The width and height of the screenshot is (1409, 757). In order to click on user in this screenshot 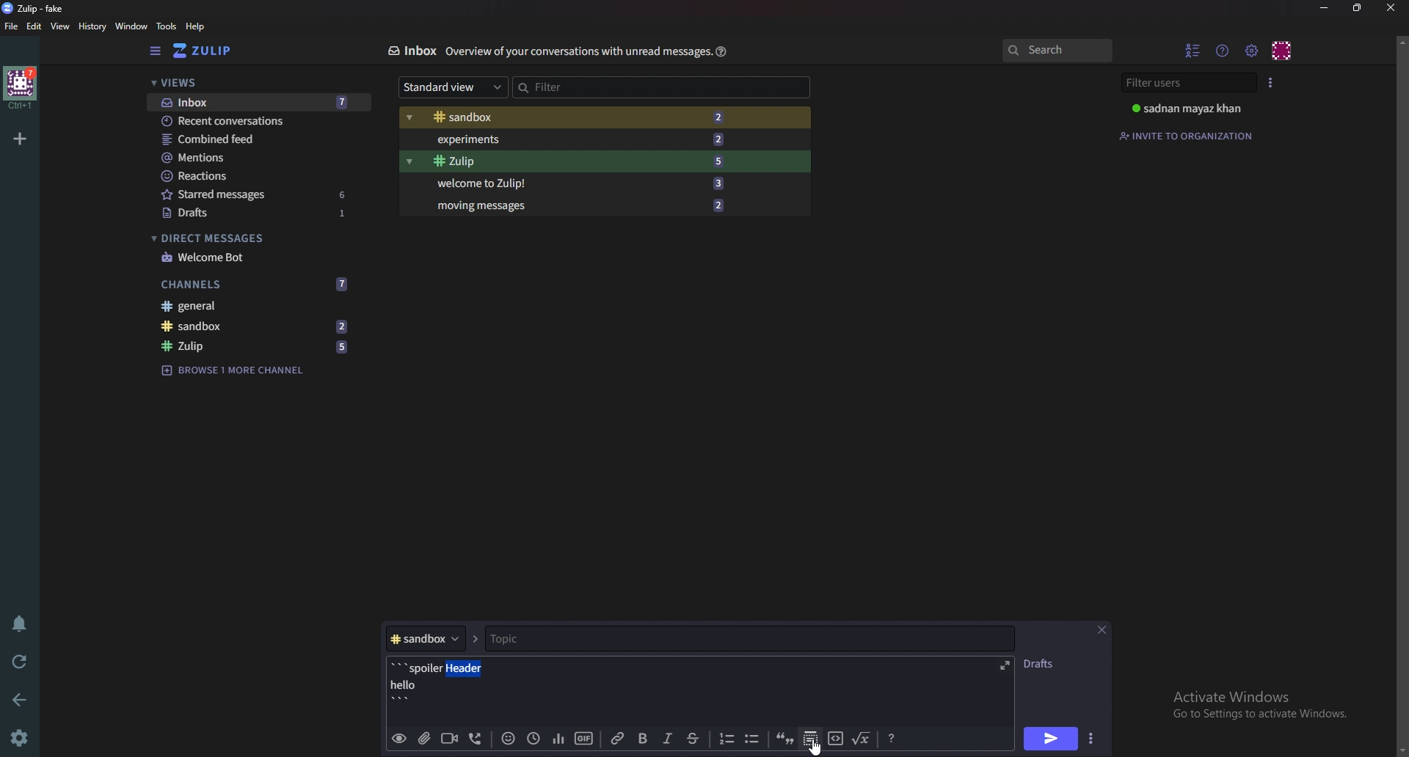, I will do `click(1193, 108)`.